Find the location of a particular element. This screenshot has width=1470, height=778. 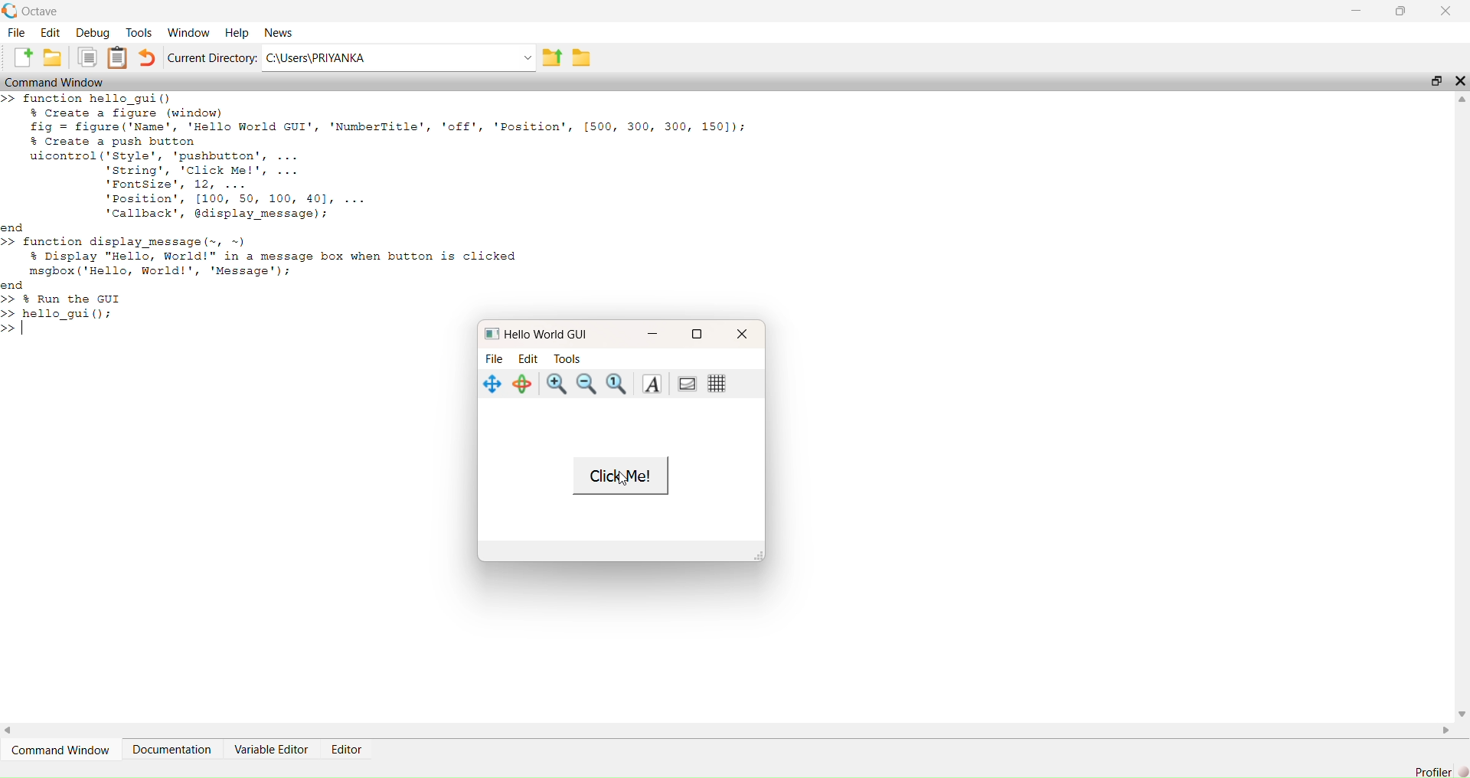

Tools is located at coordinates (139, 31).